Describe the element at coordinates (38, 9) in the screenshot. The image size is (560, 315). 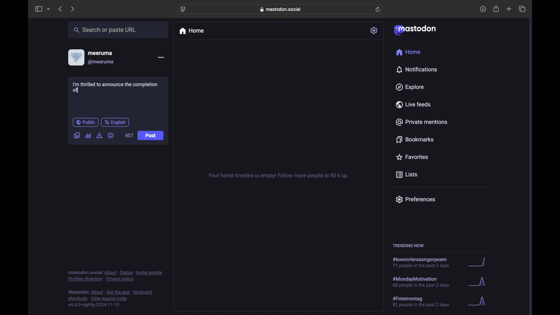
I see `side bar` at that location.